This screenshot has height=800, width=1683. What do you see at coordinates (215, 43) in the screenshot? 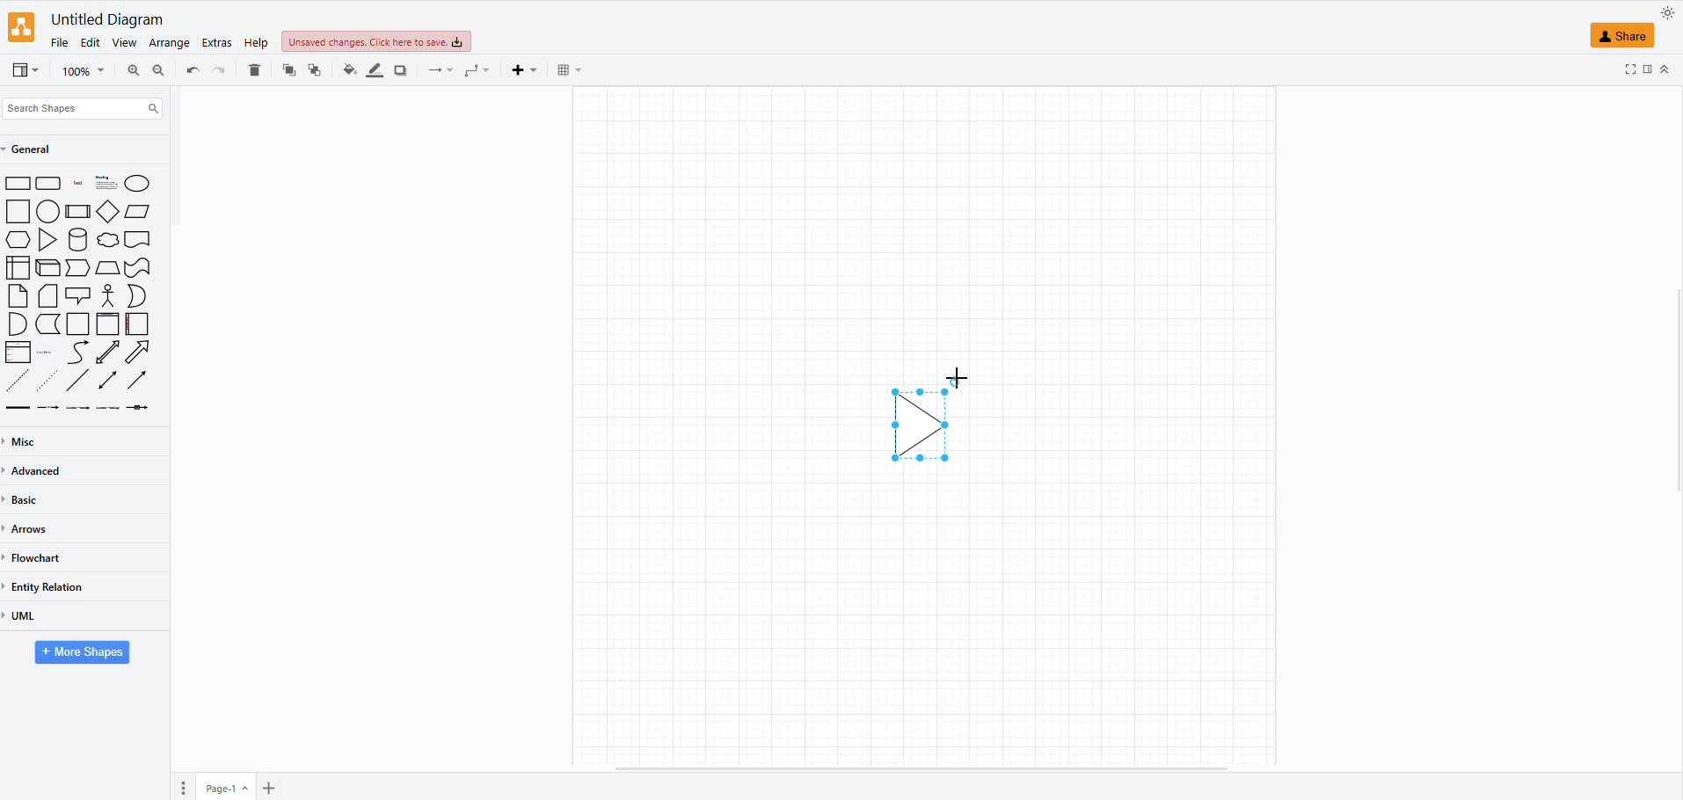
I see `extras` at bounding box center [215, 43].